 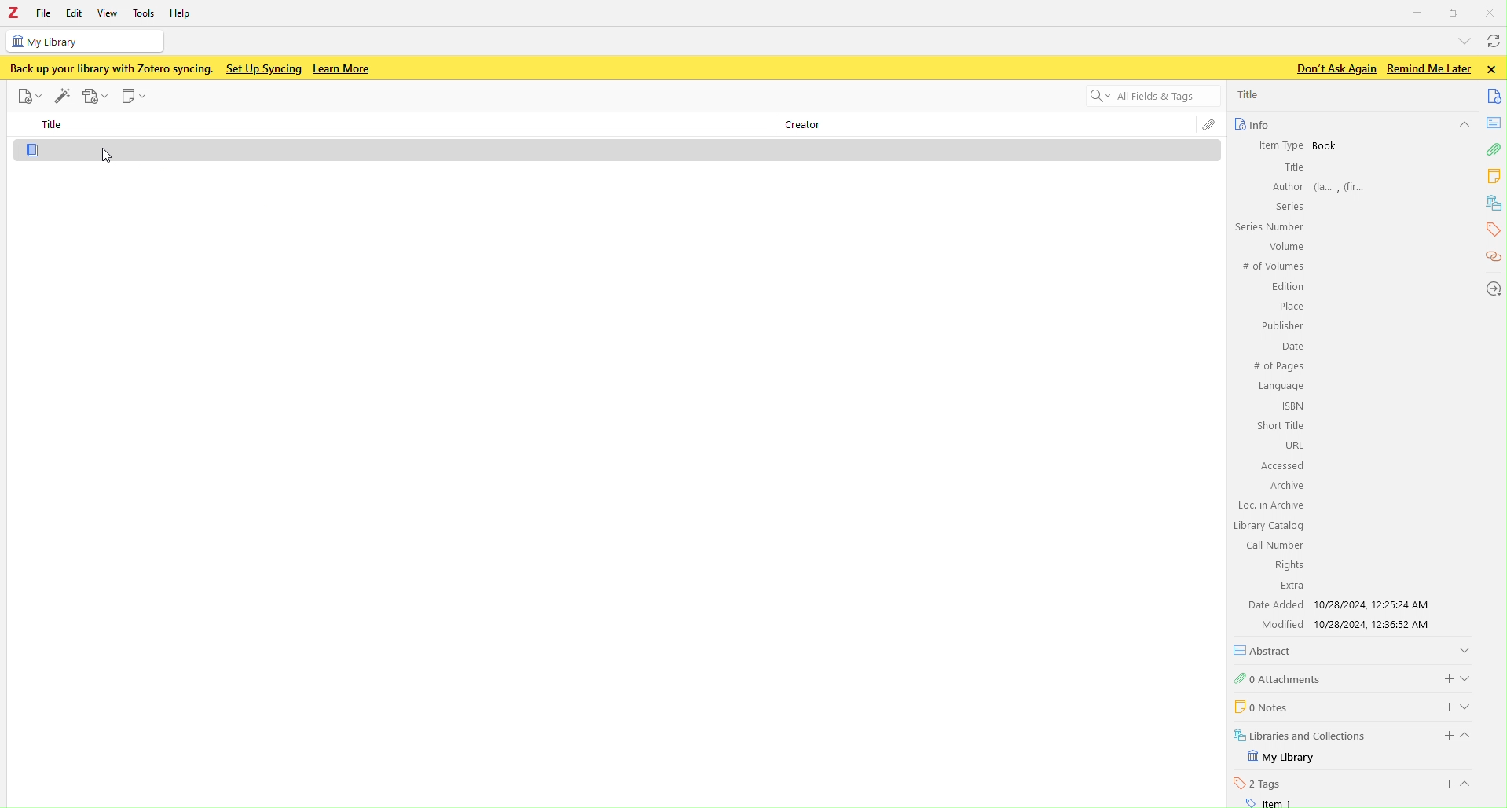 I want to click on Title, so click(x=1292, y=167).